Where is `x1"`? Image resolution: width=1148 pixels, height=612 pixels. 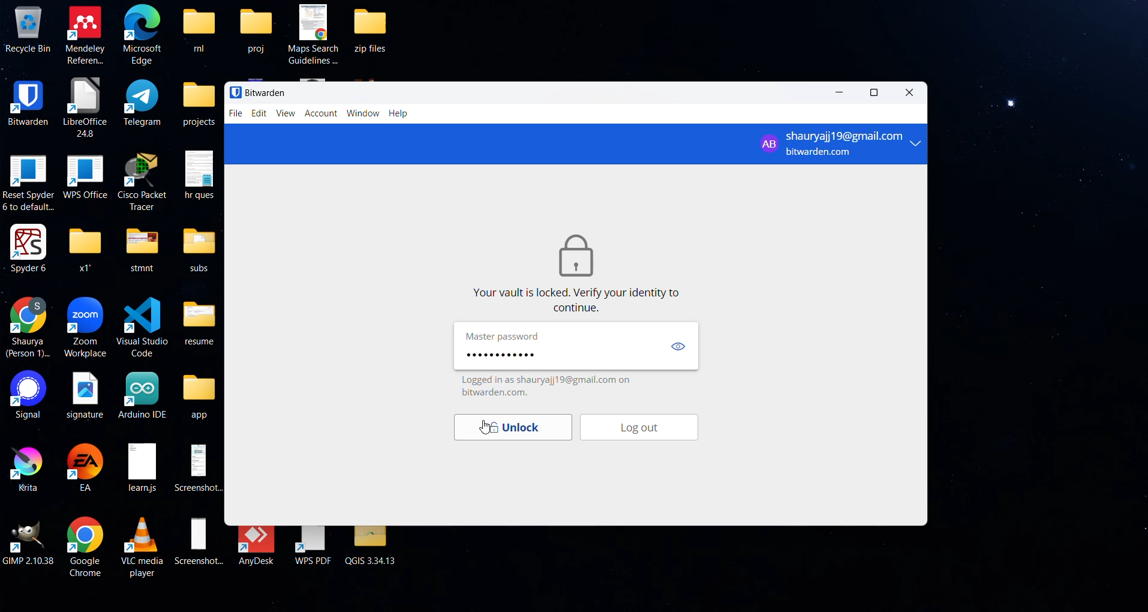
x1" is located at coordinates (83, 248).